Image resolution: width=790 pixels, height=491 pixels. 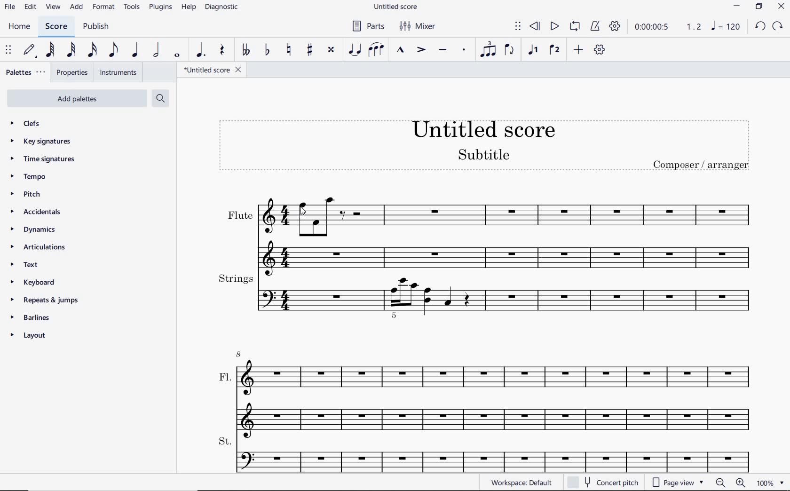 I want to click on ADD, so click(x=579, y=50).